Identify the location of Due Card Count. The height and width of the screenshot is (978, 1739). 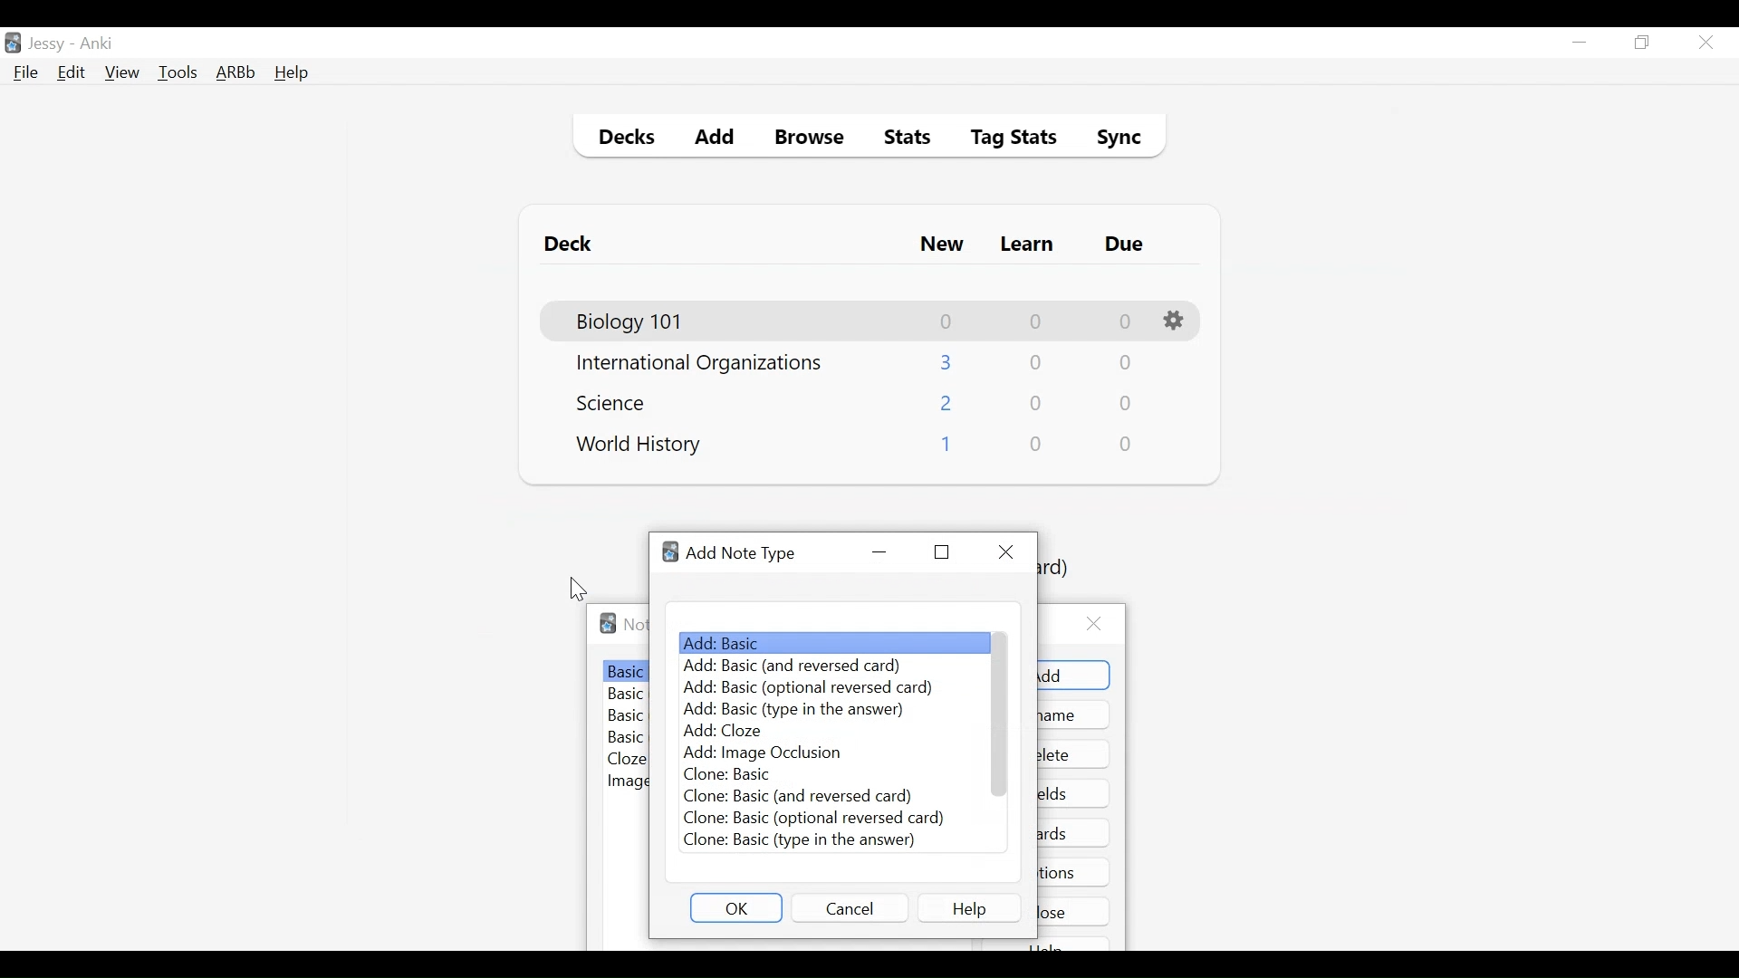
(1124, 365).